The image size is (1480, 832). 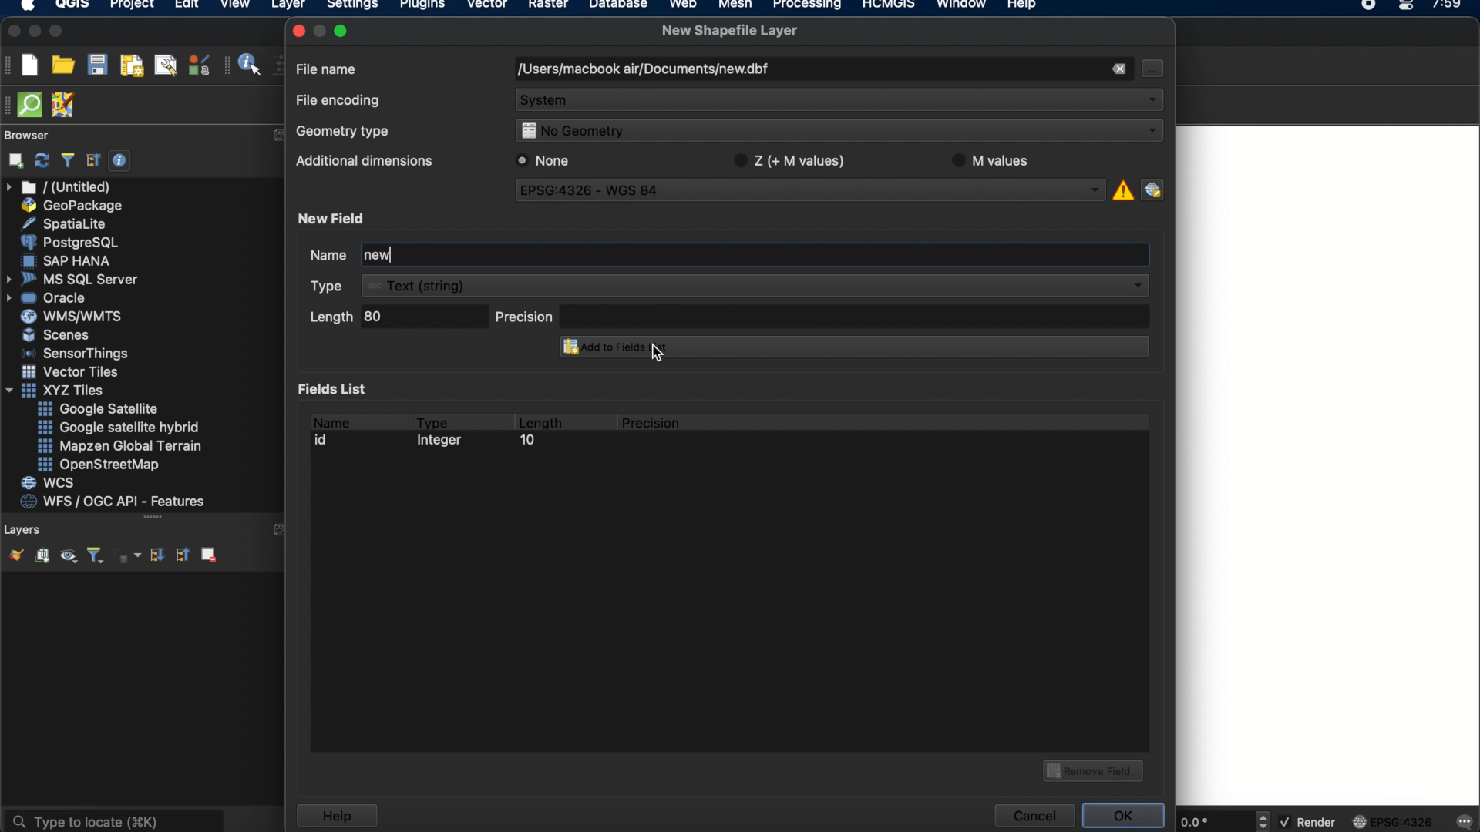 What do you see at coordinates (540, 420) in the screenshot?
I see `length` at bounding box center [540, 420].